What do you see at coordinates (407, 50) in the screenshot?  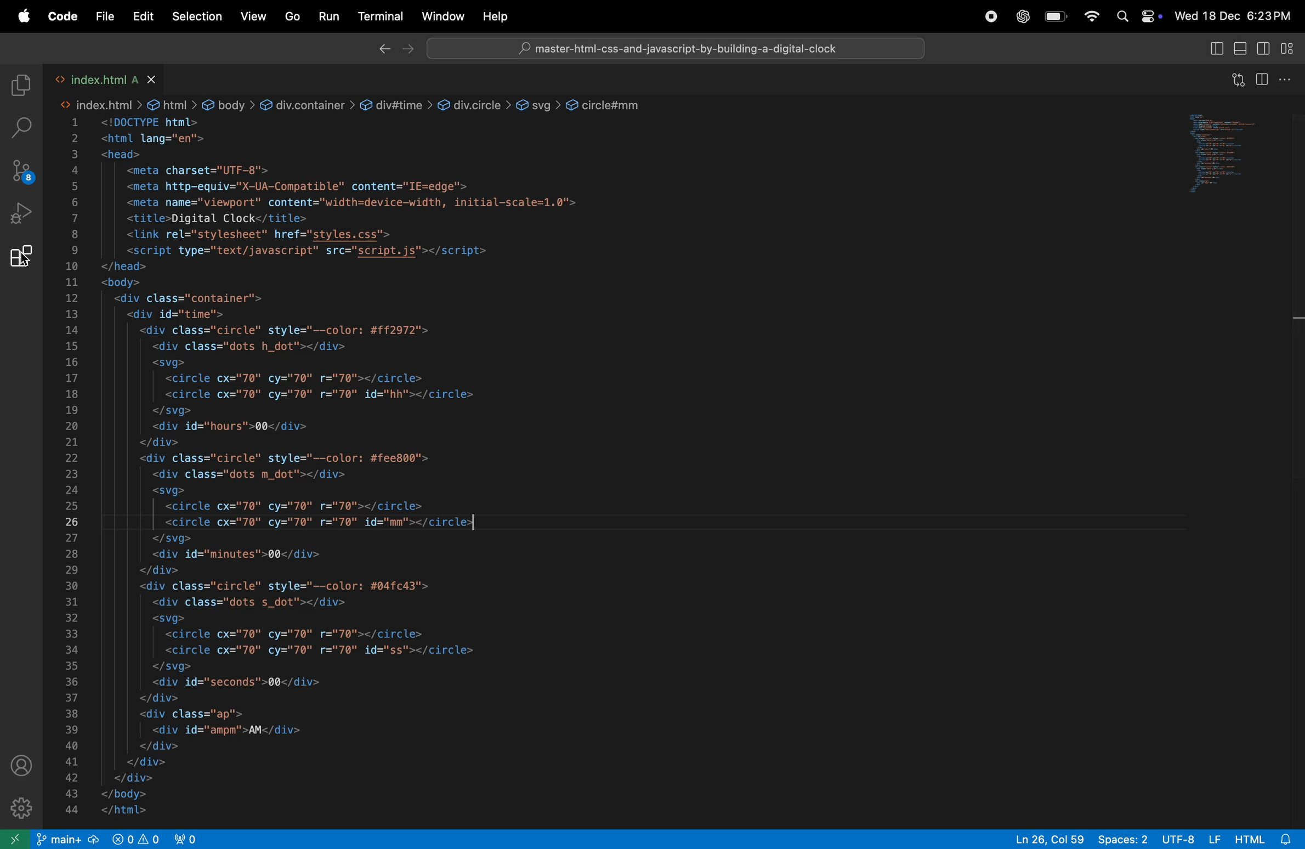 I see `forward` at bounding box center [407, 50].